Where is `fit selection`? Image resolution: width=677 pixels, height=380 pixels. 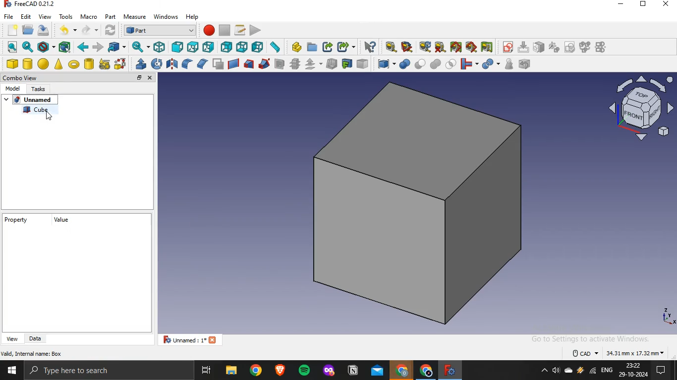 fit selection is located at coordinates (27, 47).